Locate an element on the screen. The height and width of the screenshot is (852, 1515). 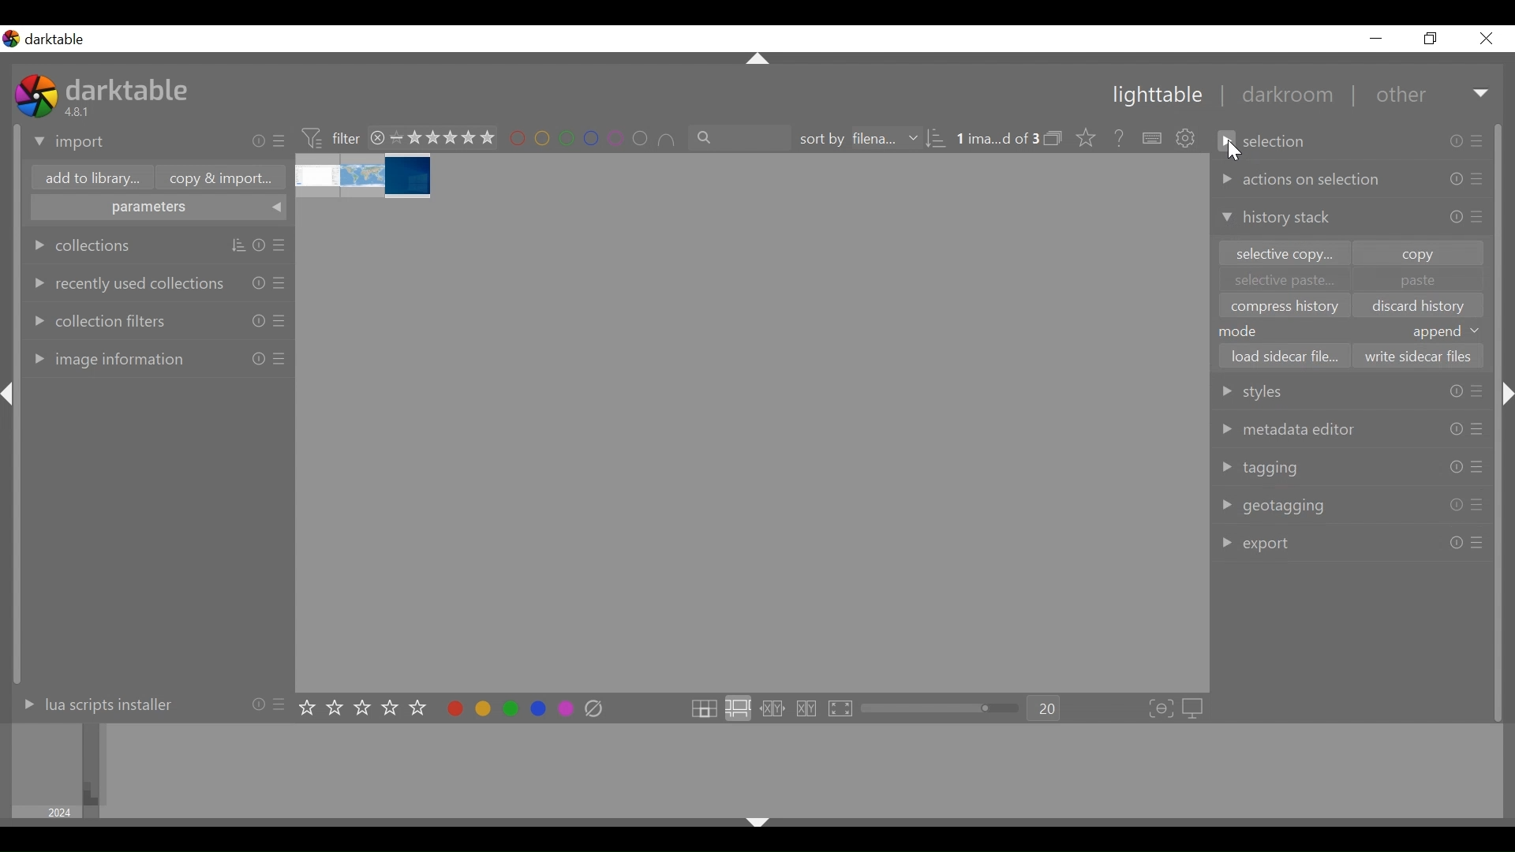
selection copy is located at coordinates (1279, 252).